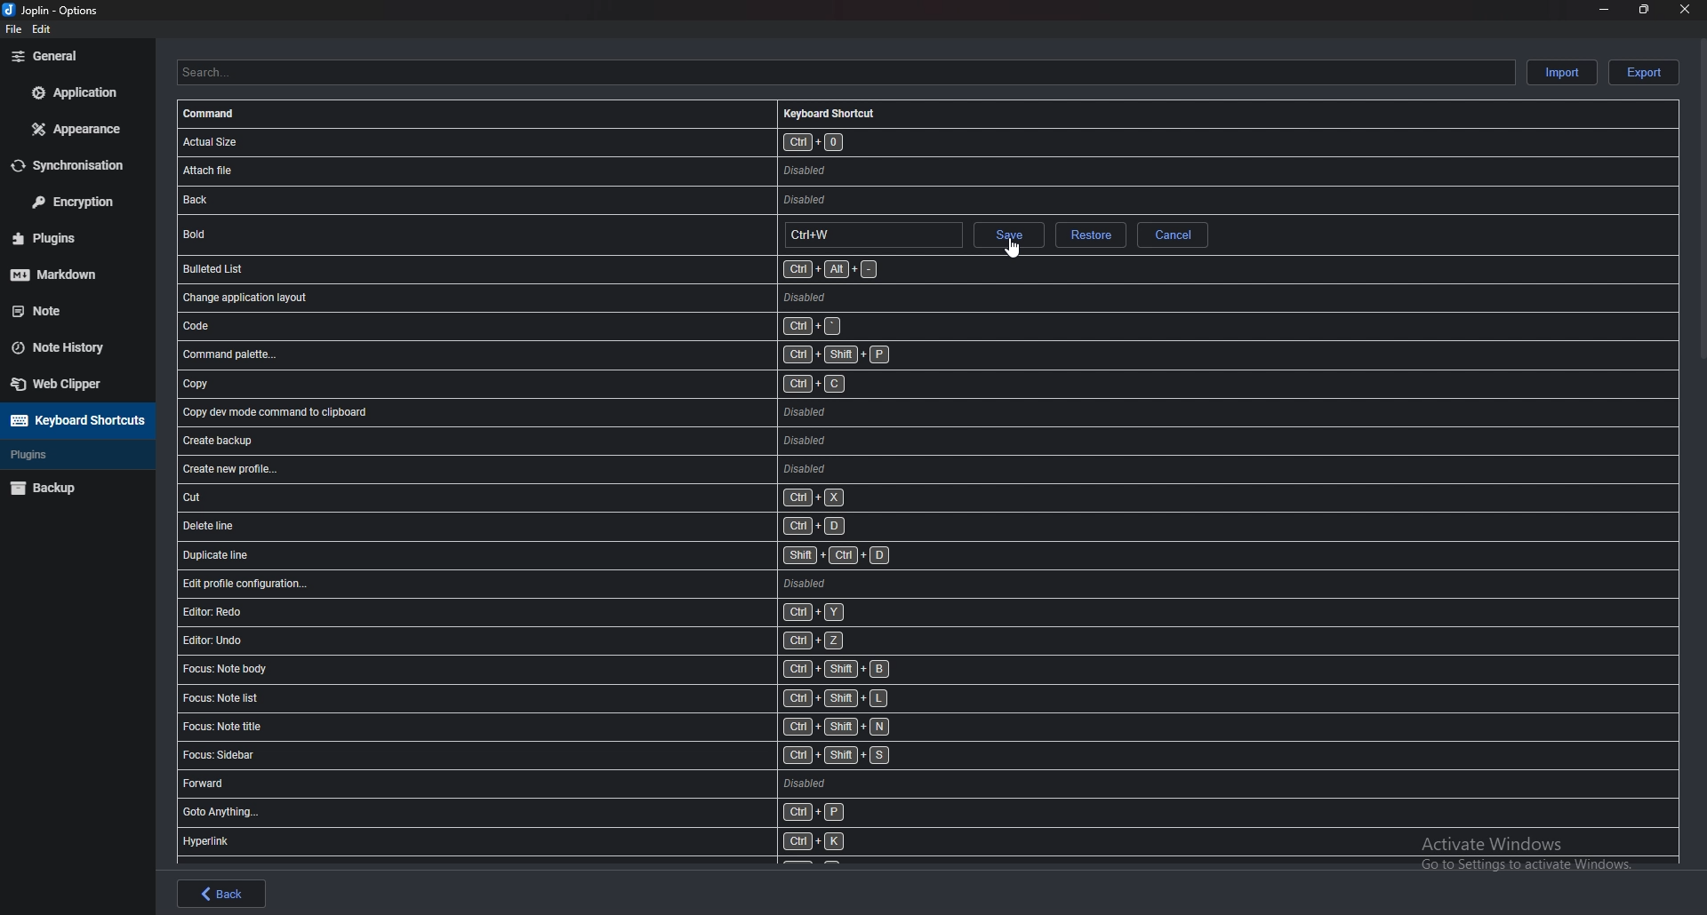 This screenshot has width=1707, height=915. I want to click on shortcut, so click(605, 497).